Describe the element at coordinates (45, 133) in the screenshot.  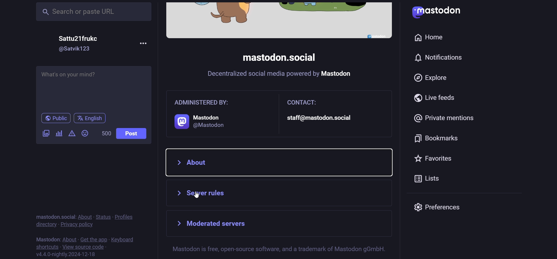
I see `image/video` at that location.